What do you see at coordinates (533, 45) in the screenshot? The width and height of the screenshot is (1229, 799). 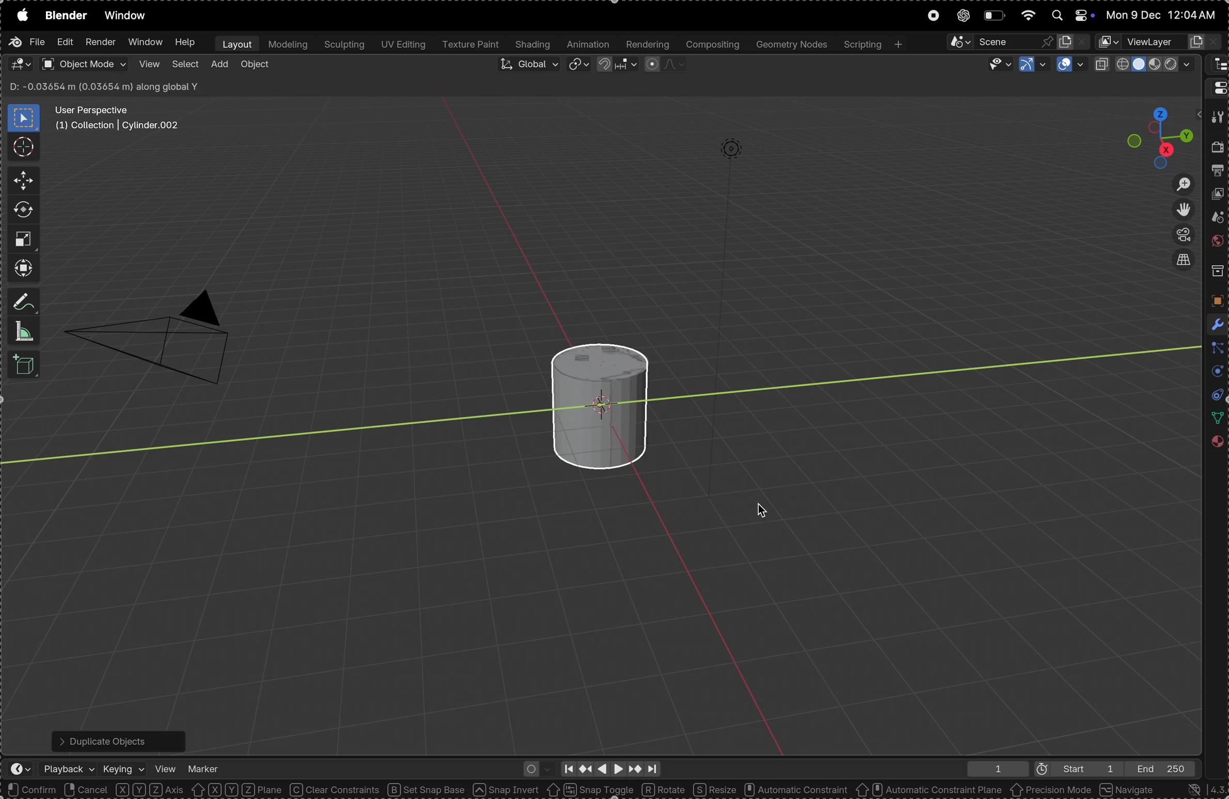 I see `shading` at bounding box center [533, 45].